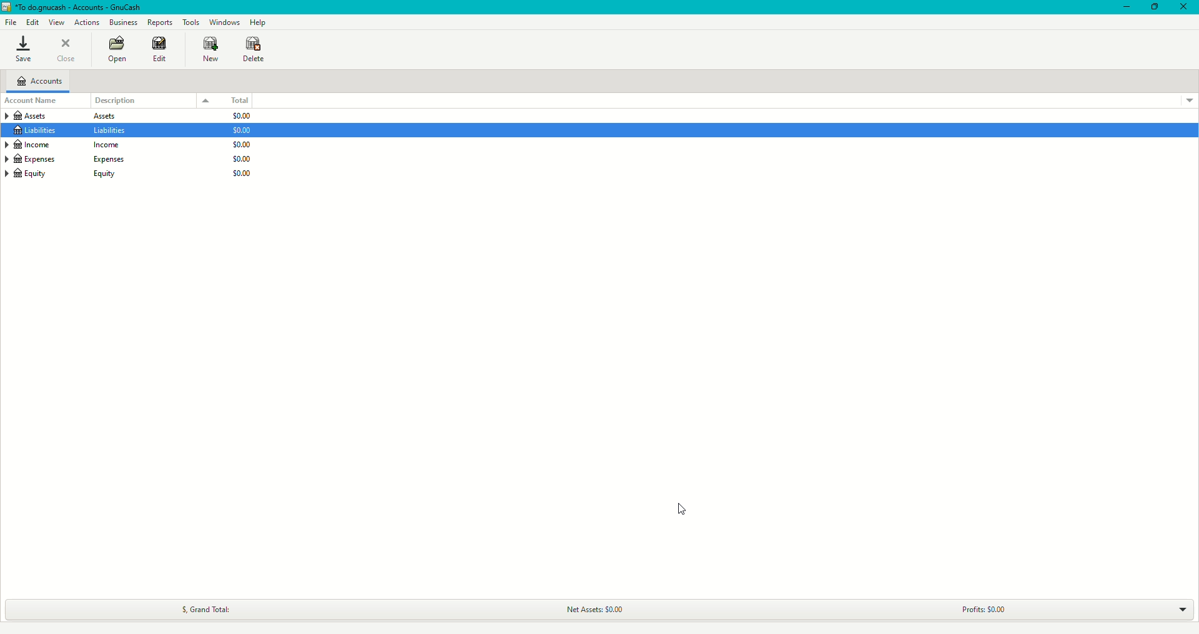  Describe the element at coordinates (67, 161) in the screenshot. I see `Expenses` at that location.